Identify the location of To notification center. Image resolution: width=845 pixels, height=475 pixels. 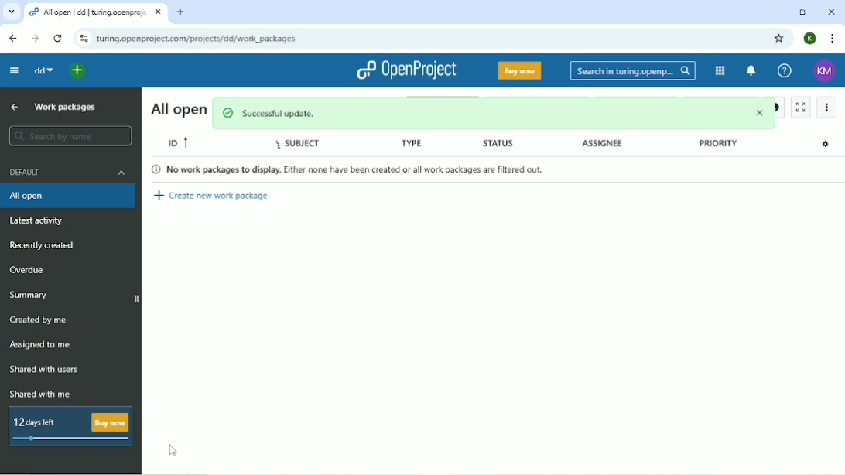
(749, 70).